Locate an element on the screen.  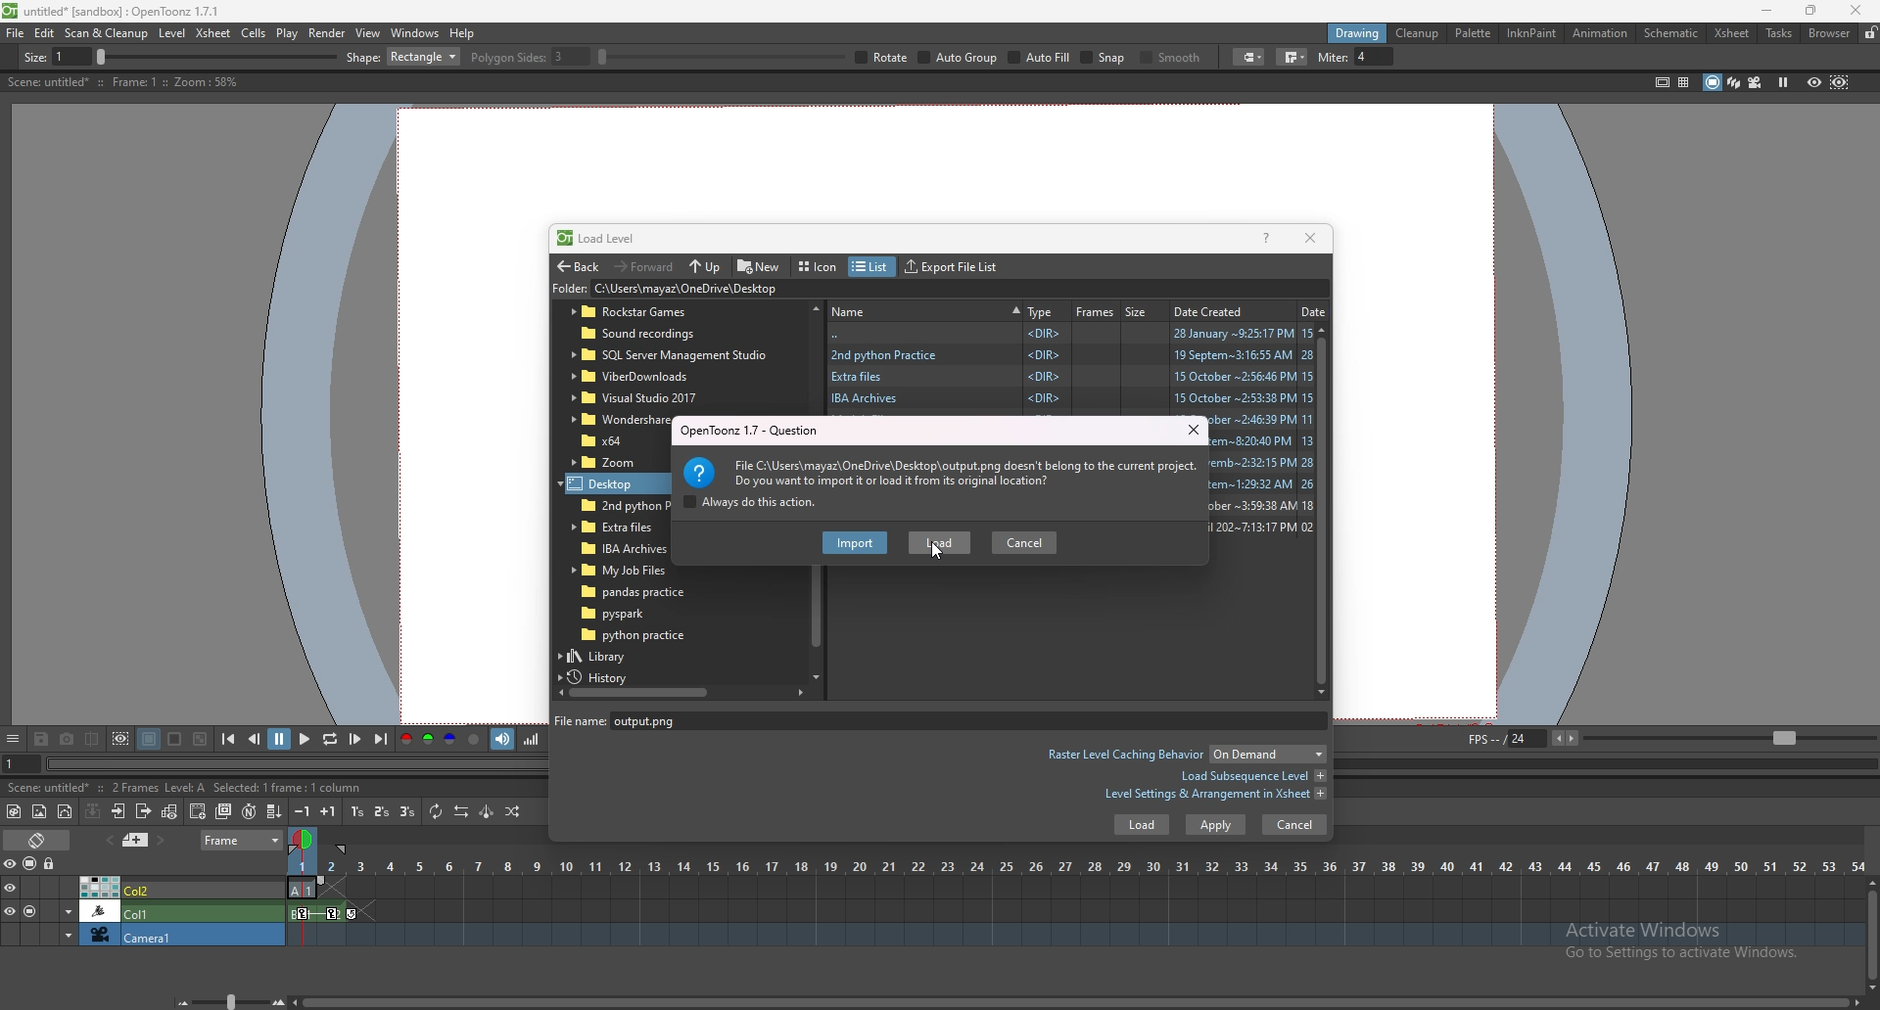
animation is located at coordinates (1602, 33).